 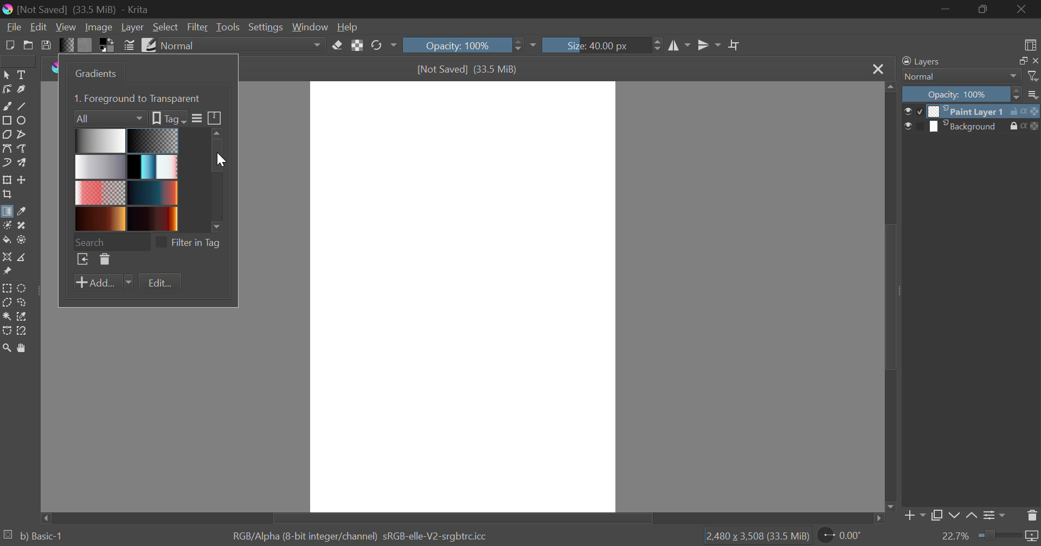 What do you see at coordinates (969, 110) in the screenshot?
I see `Paint Layer 1` at bounding box center [969, 110].